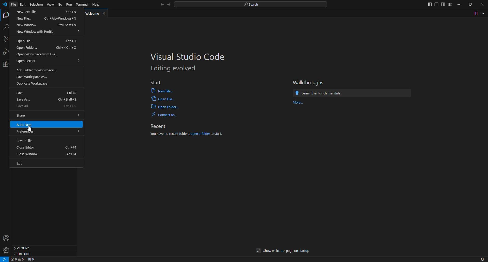 This screenshot has height=262, width=488. Describe the element at coordinates (26, 19) in the screenshot. I see `new file` at that location.